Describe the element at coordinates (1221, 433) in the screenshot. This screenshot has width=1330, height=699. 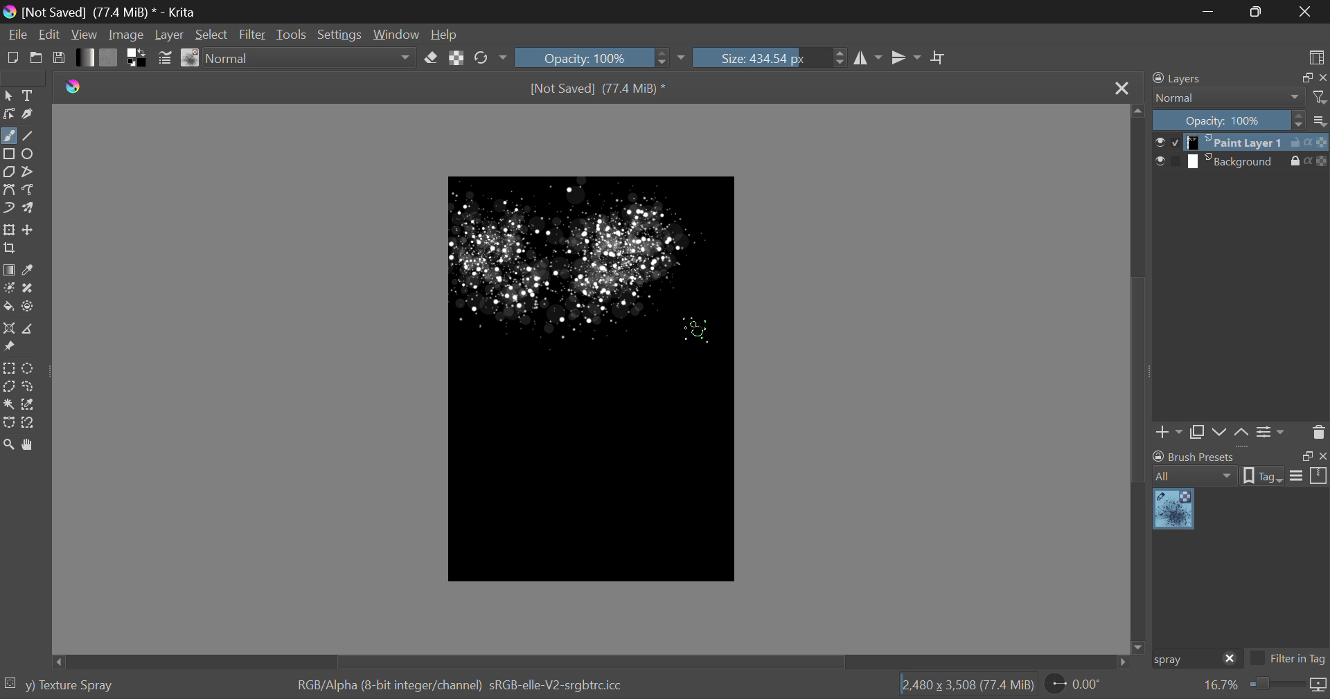
I see `Layer Movement down` at that location.